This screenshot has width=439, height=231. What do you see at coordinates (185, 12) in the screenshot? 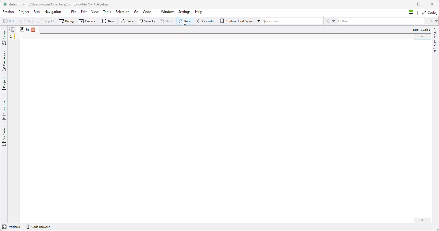
I see `Settings` at bounding box center [185, 12].